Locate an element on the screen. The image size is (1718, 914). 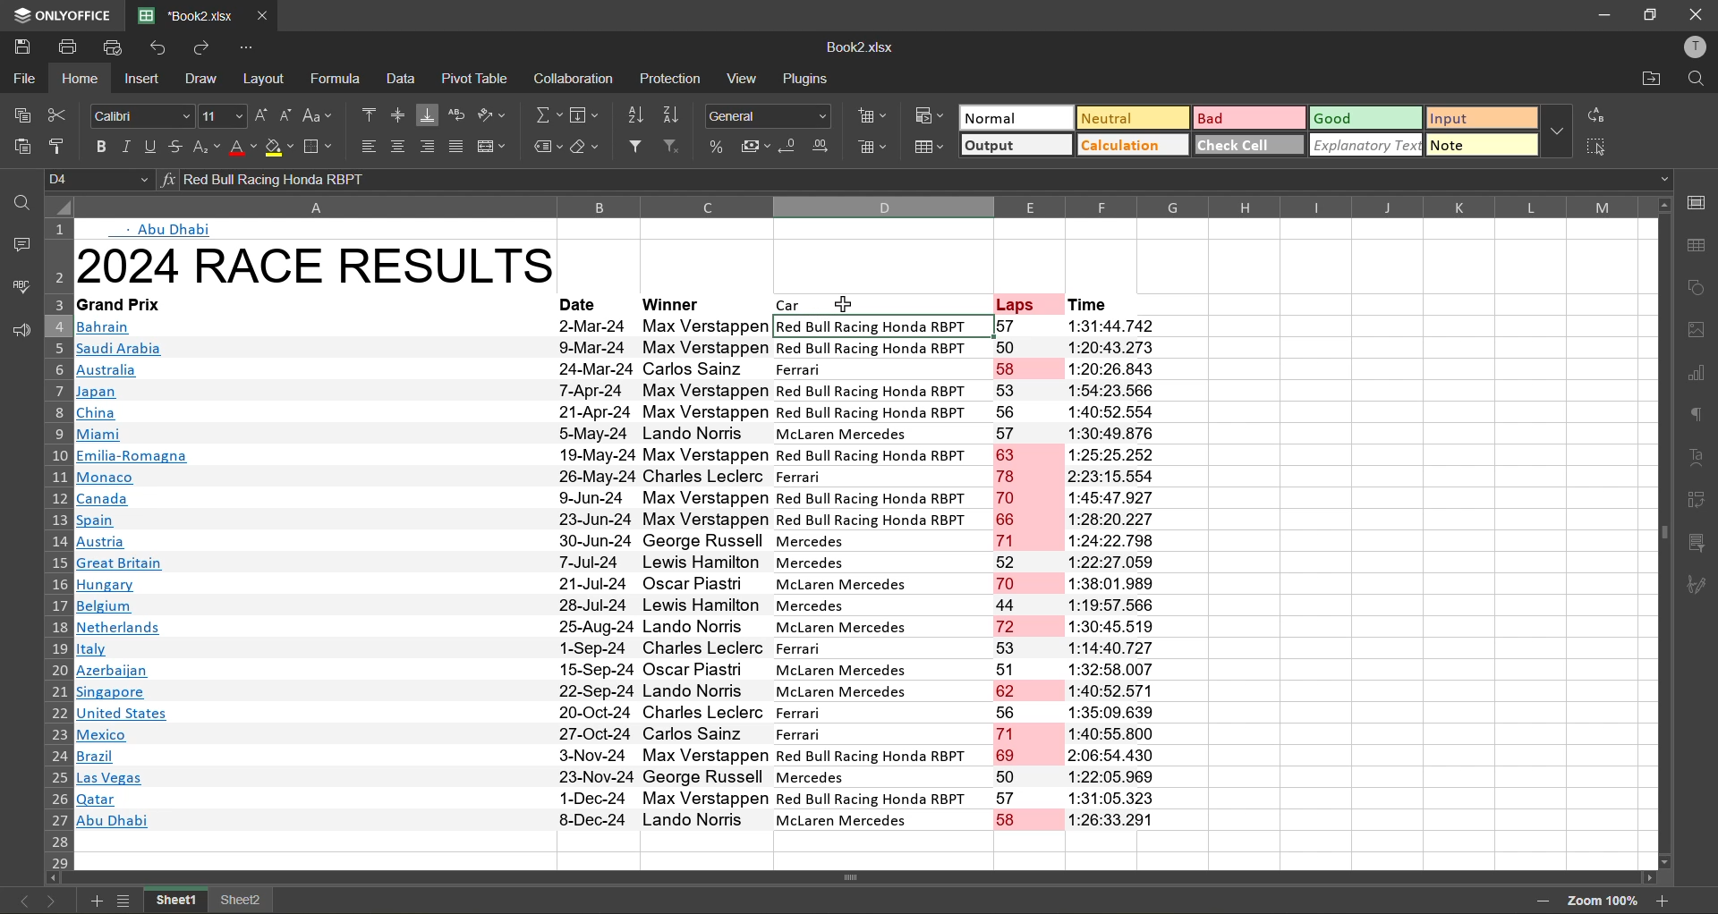
named ranges is located at coordinates (547, 147).